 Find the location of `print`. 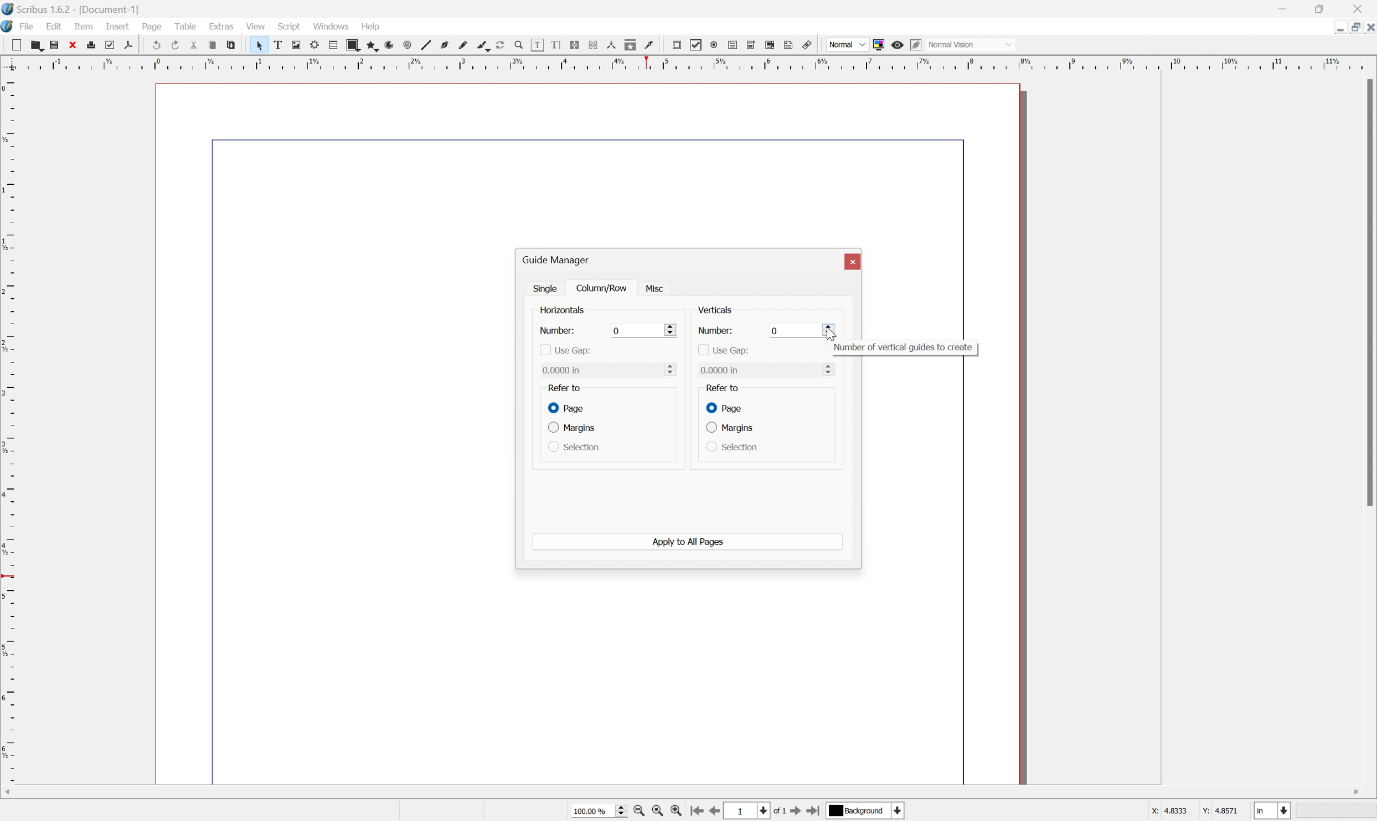

print is located at coordinates (96, 46).